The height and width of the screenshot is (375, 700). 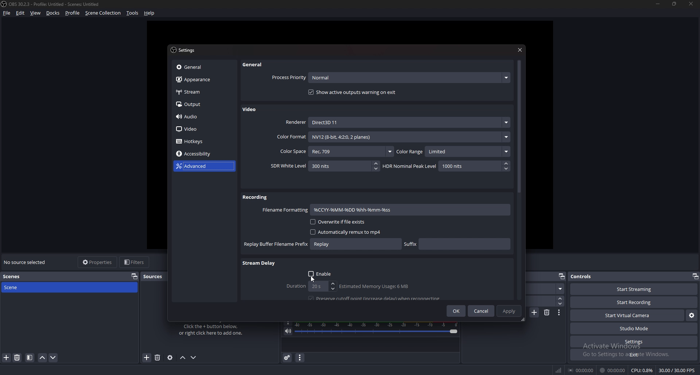 I want to click on scene filter, so click(x=29, y=358).